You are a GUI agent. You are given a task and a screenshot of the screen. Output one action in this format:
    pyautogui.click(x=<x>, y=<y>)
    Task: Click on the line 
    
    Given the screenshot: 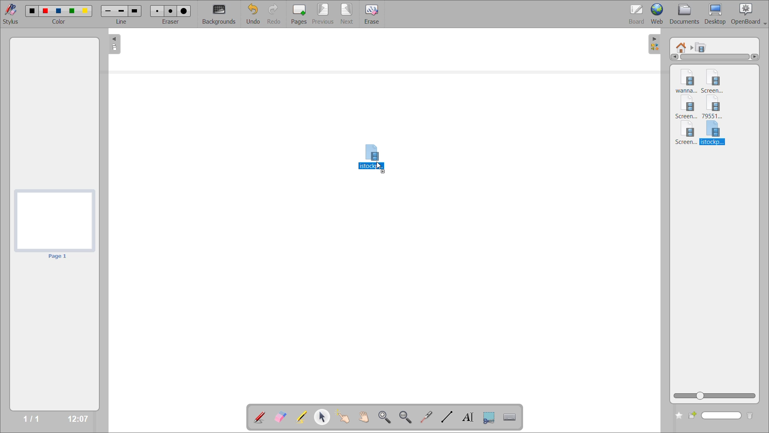 What is the action you would take?
    pyautogui.click(x=121, y=22)
    